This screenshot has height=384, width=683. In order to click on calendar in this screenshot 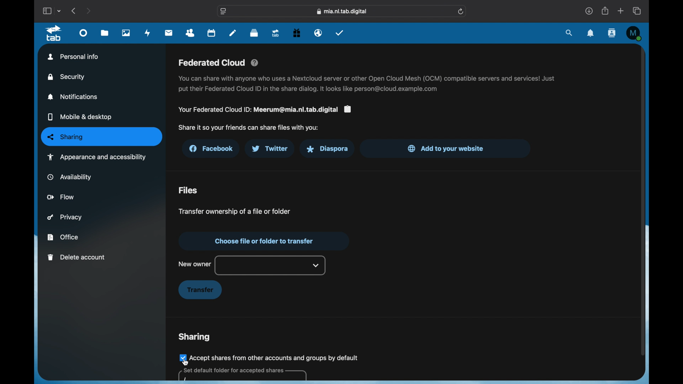, I will do `click(212, 33)`.